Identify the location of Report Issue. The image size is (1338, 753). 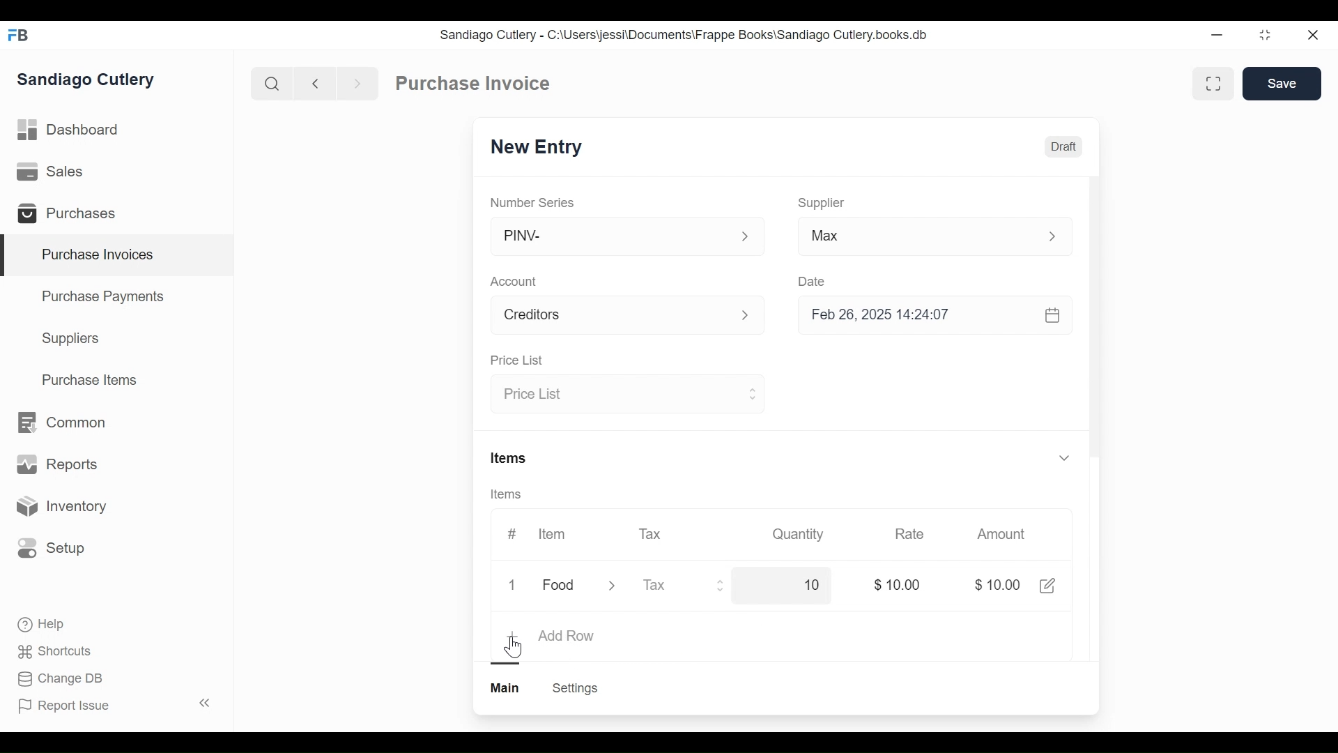
(114, 705).